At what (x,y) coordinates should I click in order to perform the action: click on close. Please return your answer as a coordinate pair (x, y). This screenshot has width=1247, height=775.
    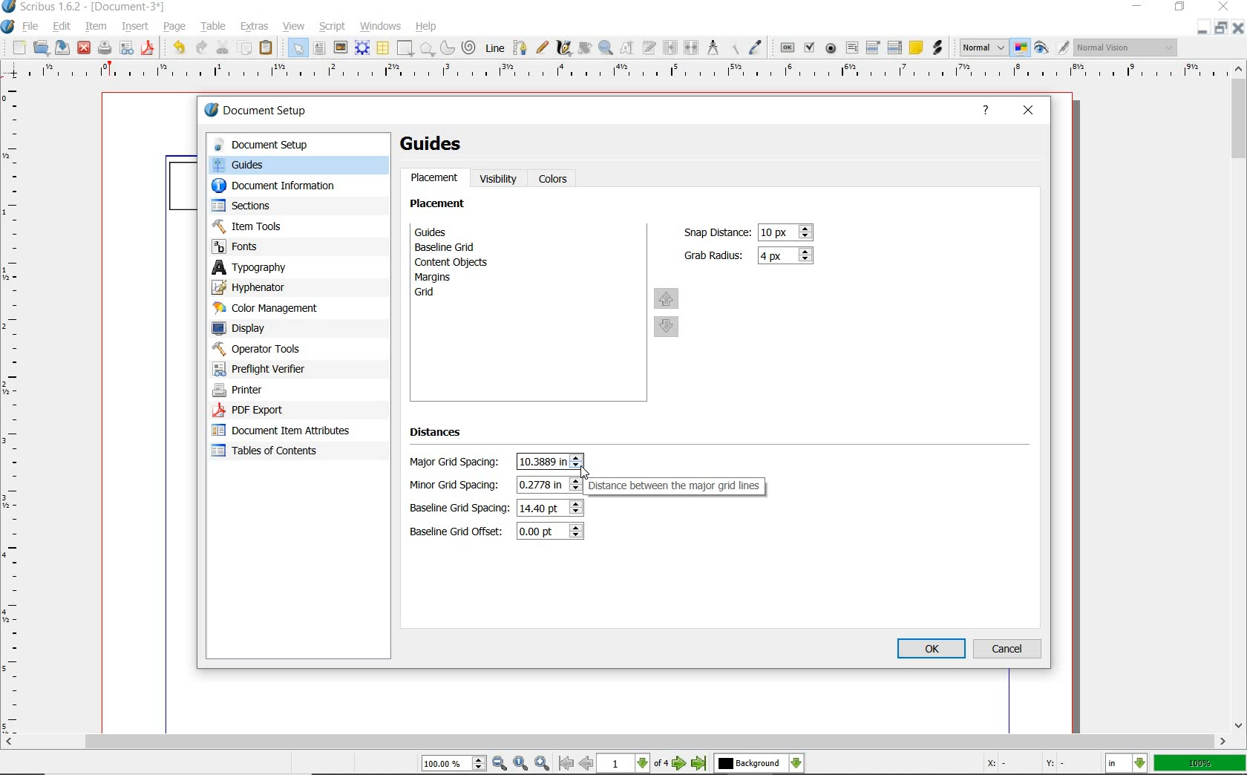
    Looking at the image, I should click on (1224, 7).